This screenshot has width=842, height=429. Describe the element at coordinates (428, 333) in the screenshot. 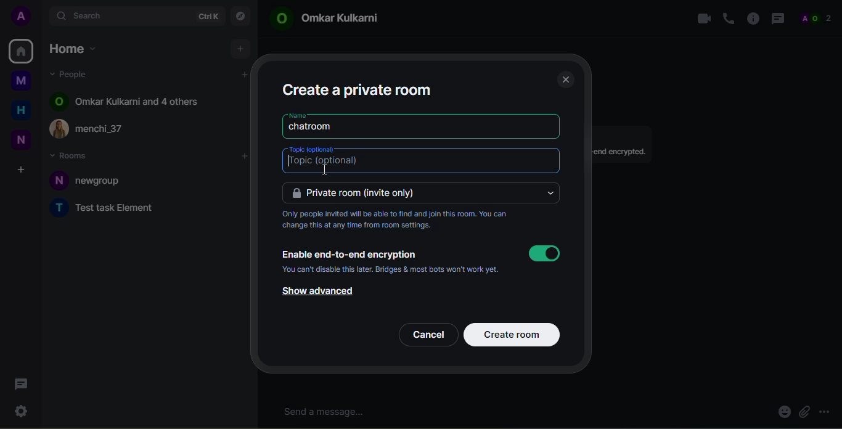

I see `cancel` at that location.